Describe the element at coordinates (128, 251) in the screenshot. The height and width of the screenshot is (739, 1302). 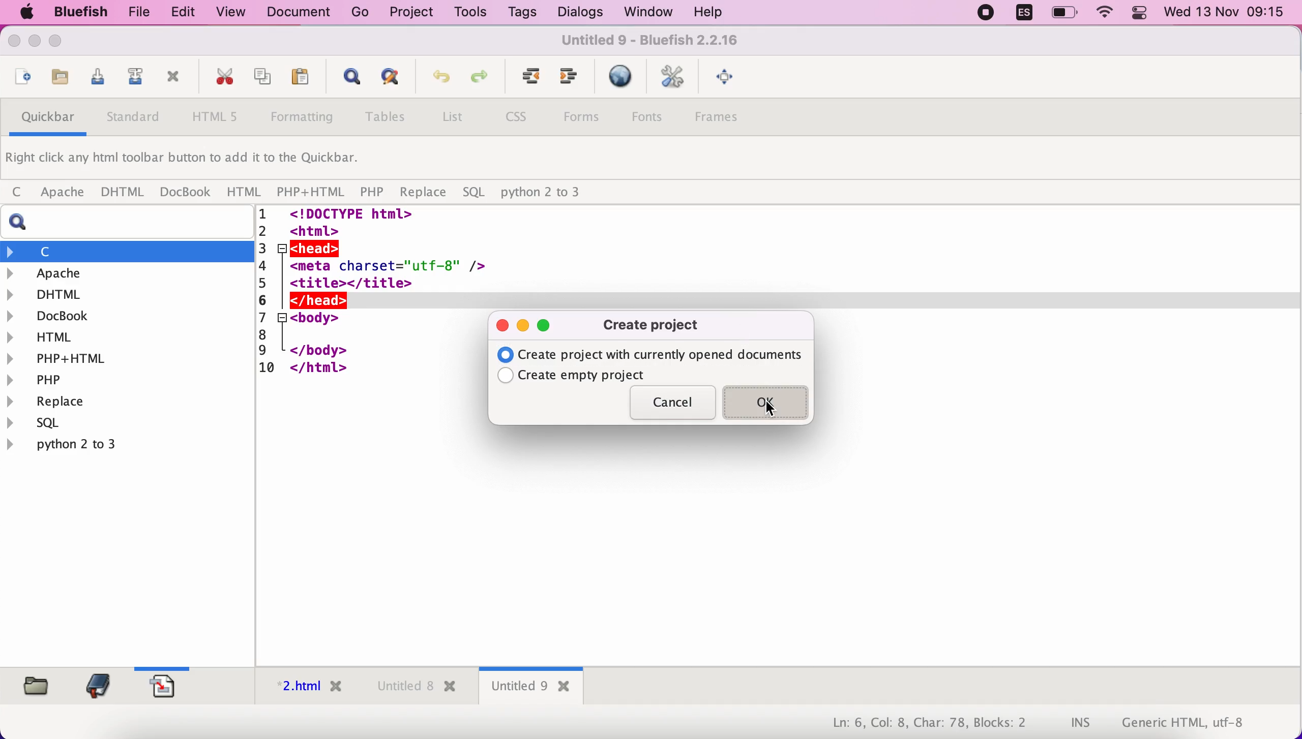
I see `c` at that location.